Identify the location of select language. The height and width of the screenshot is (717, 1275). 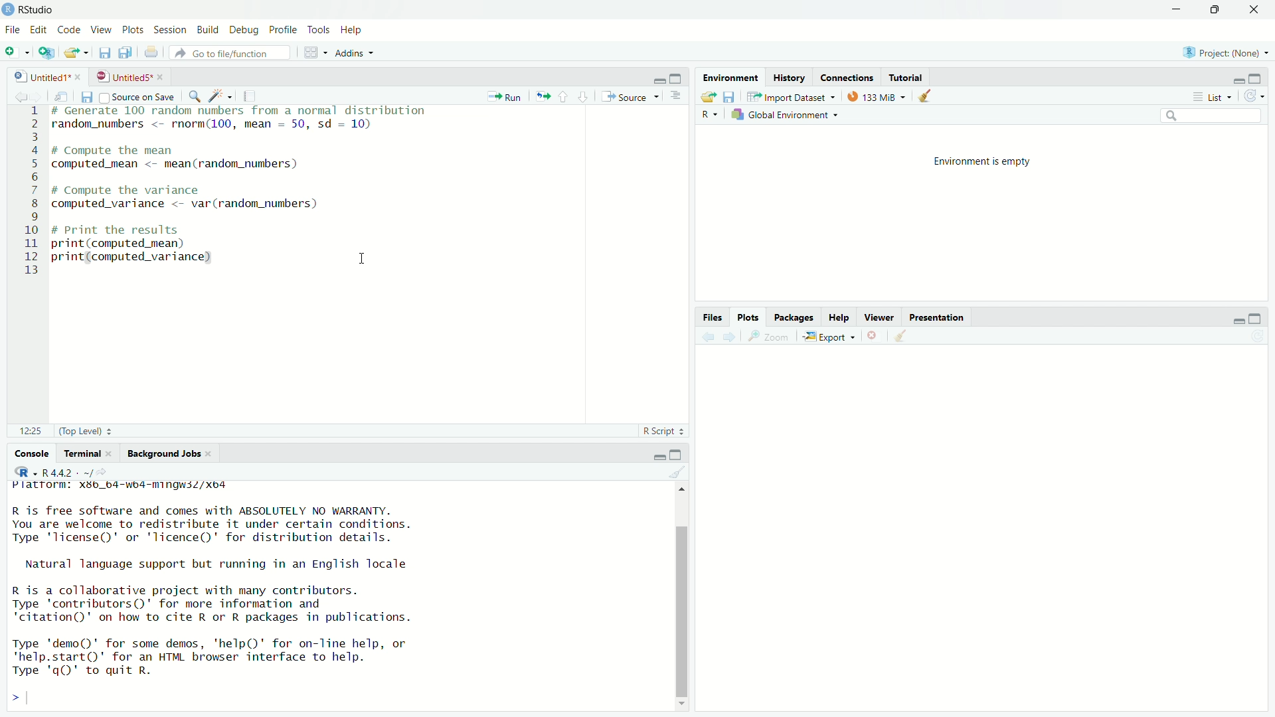
(23, 471).